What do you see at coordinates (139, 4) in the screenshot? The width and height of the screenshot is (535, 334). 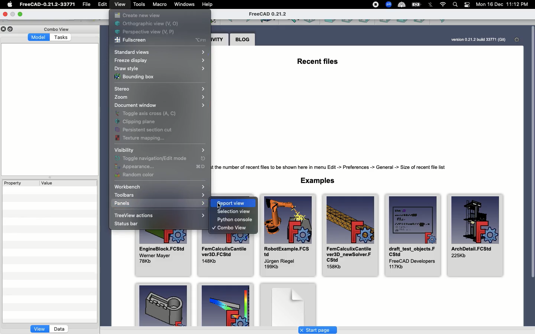 I see `Tools` at bounding box center [139, 4].